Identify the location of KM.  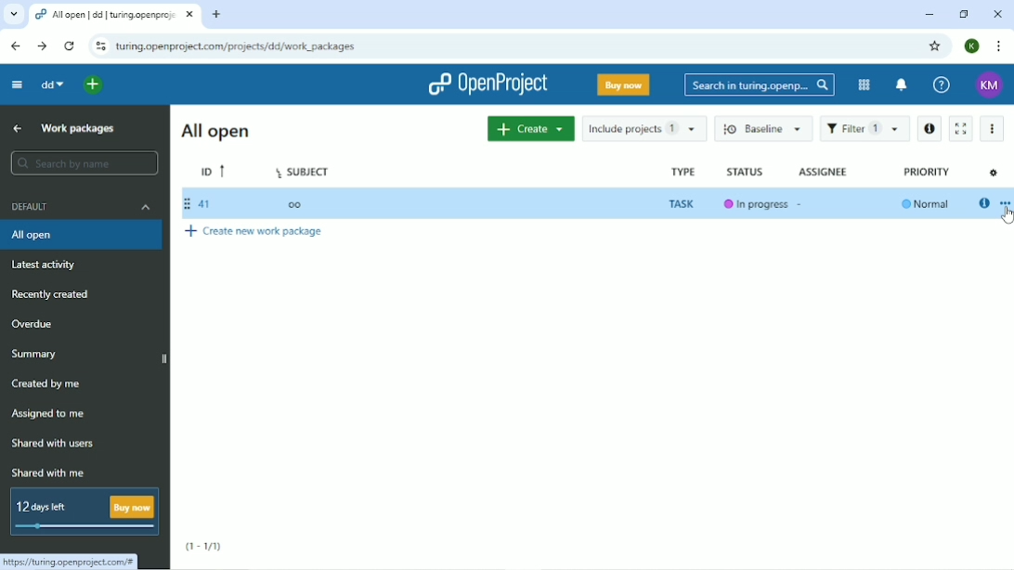
(991, 84).